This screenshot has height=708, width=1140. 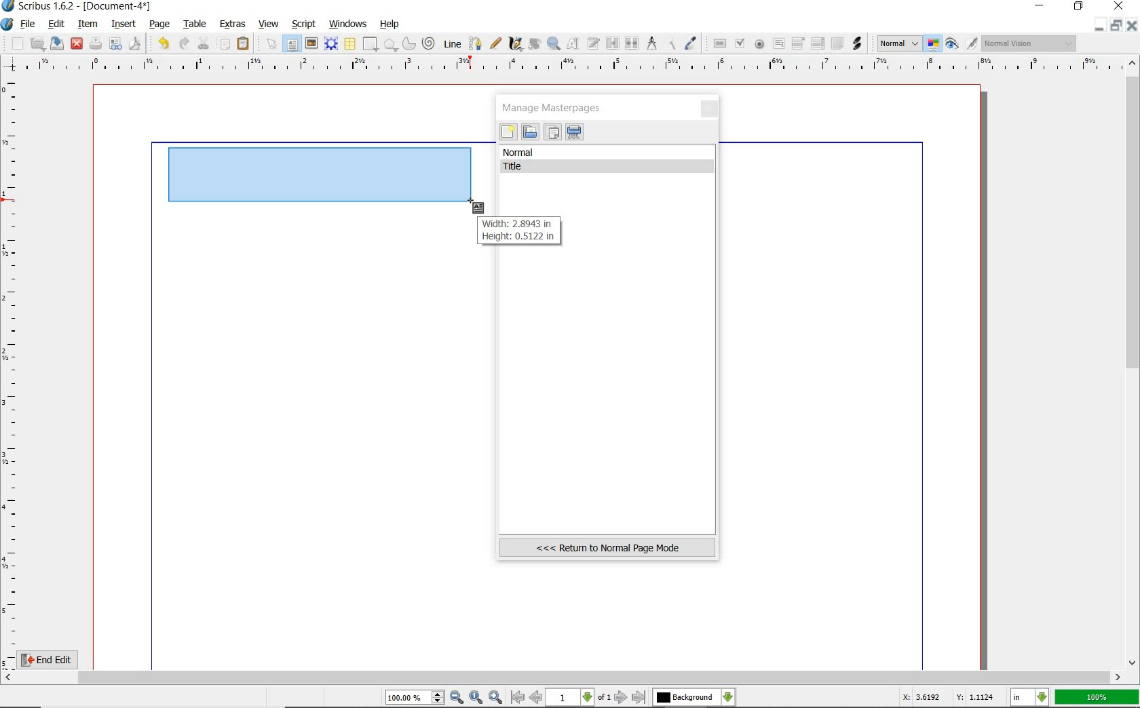 I want to click on freehand line, so click(x=493, y=44).